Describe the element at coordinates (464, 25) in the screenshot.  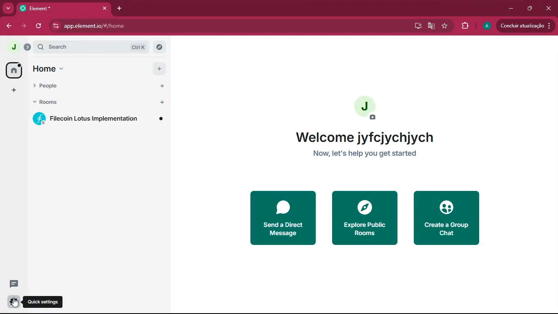
I see `extensions` at that location.